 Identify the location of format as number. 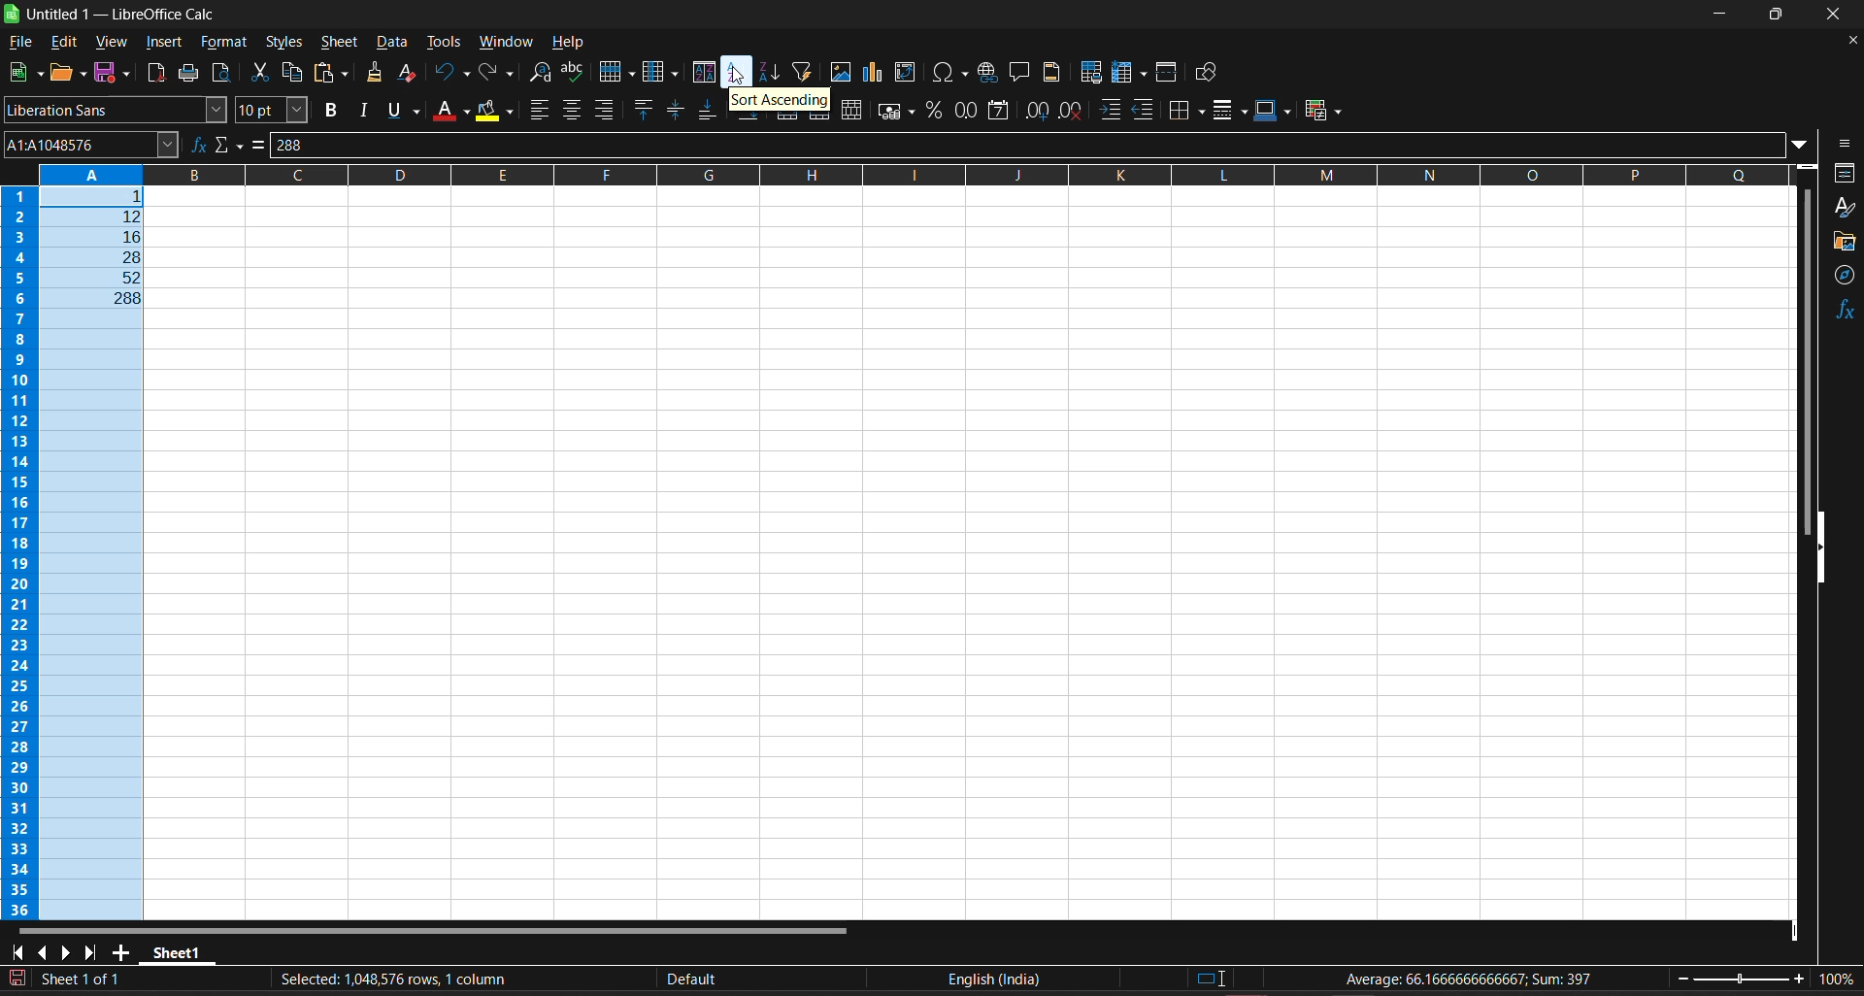
(967, 111).